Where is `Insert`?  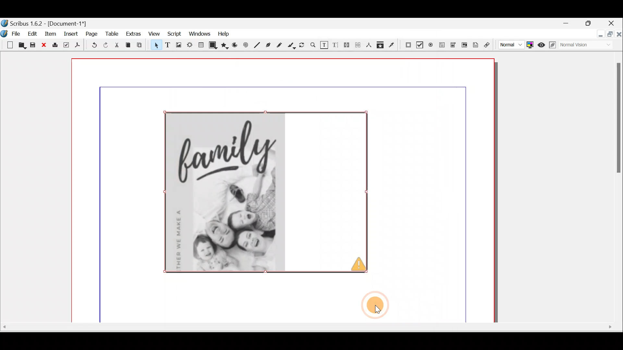
Insert is located at coordinates (71, 36).